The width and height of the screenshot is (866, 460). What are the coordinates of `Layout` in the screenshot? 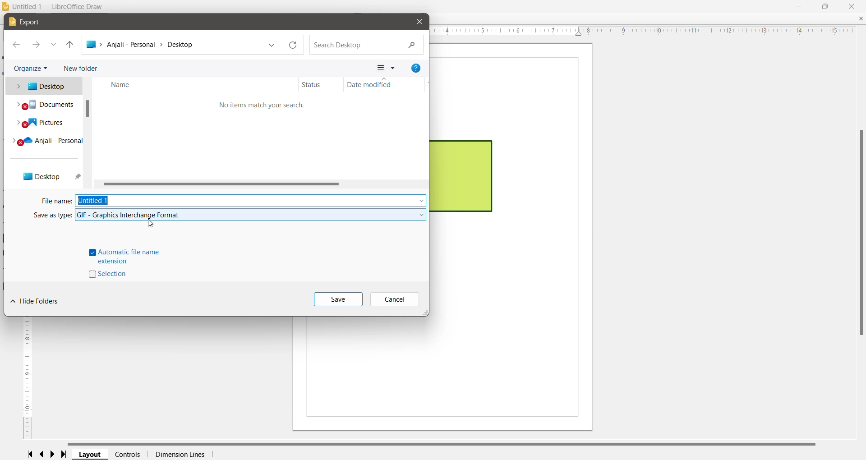 It's located at (91, 455).